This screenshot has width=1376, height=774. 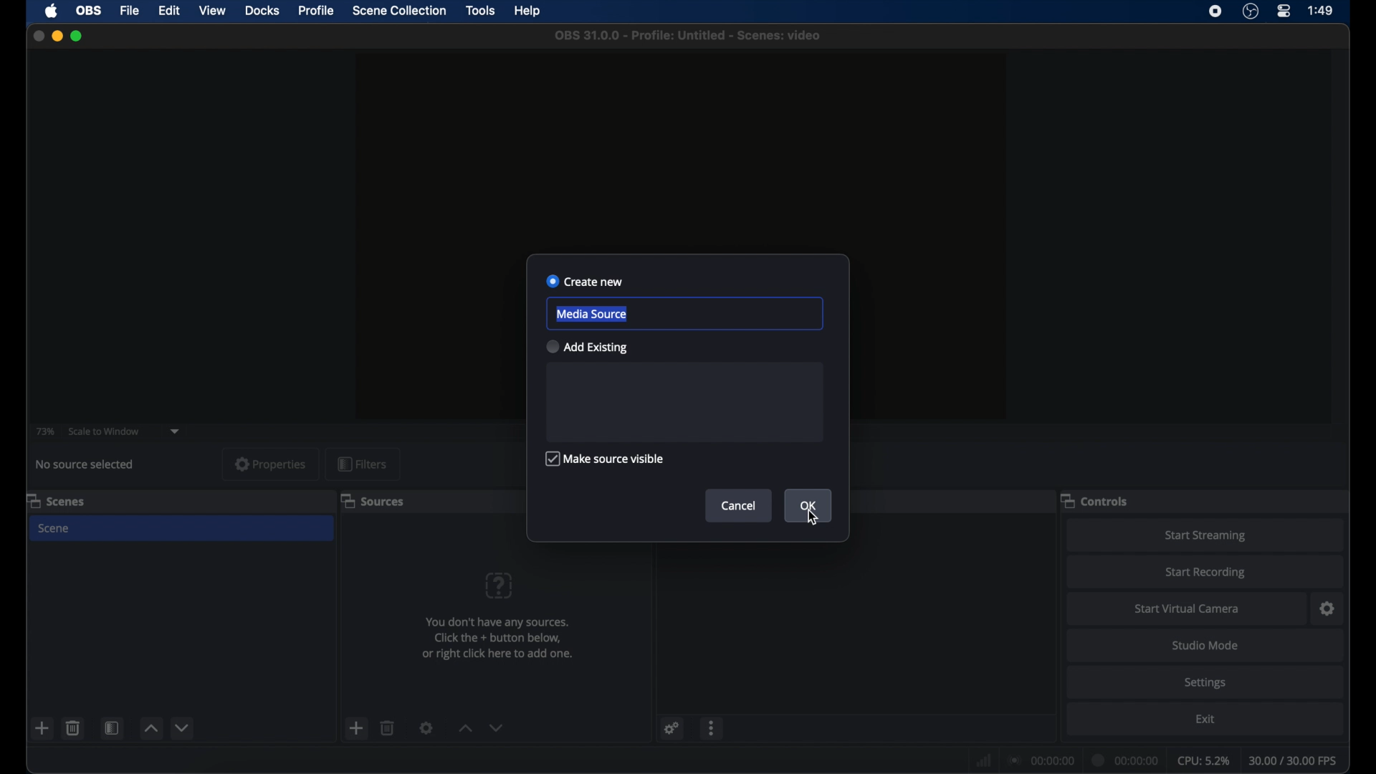 What do you see at coordinates (105, 431) in the screenshot?
I see `scale to window` at bounding box center [105, 431].